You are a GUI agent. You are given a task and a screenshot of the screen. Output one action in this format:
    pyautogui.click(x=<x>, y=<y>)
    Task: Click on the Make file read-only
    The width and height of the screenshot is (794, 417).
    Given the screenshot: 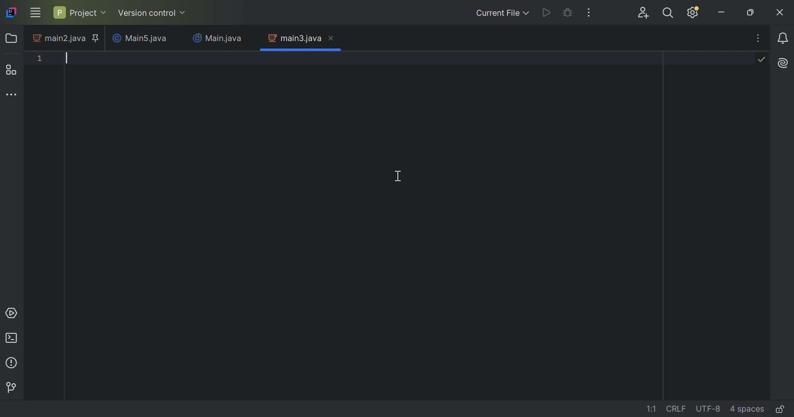 What is the action you would take?
    pyautogui.click(x=781, y=410)
    